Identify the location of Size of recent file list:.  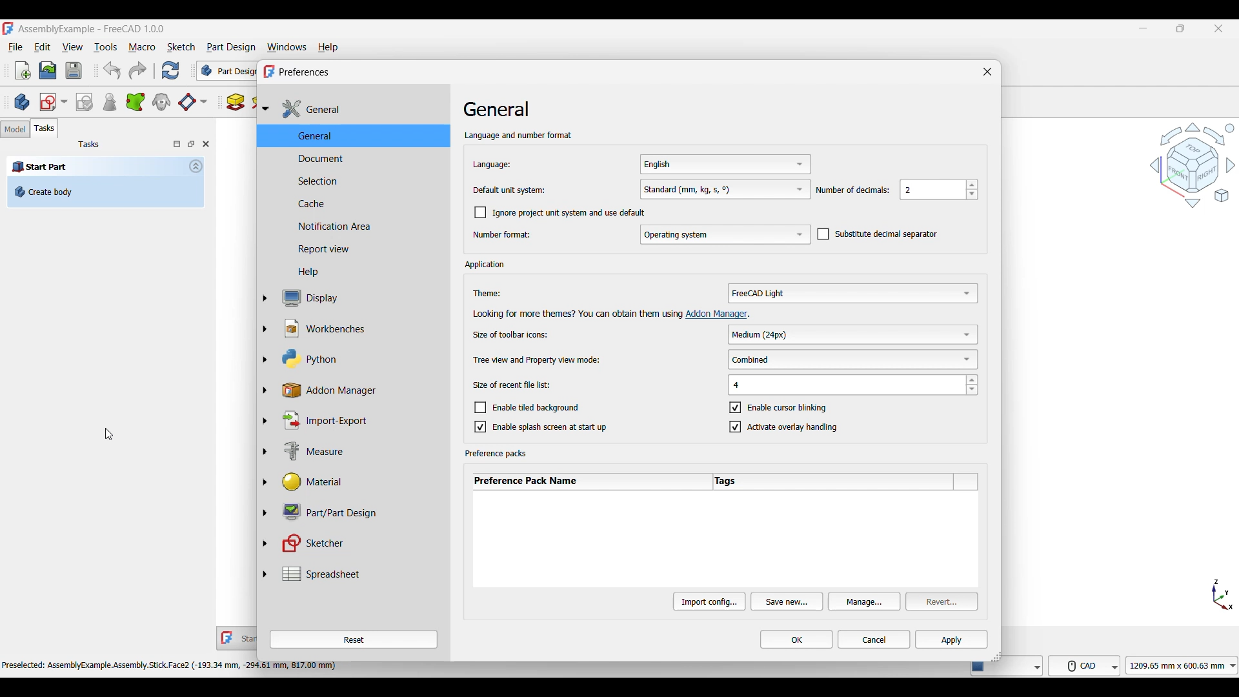
(511, 385).